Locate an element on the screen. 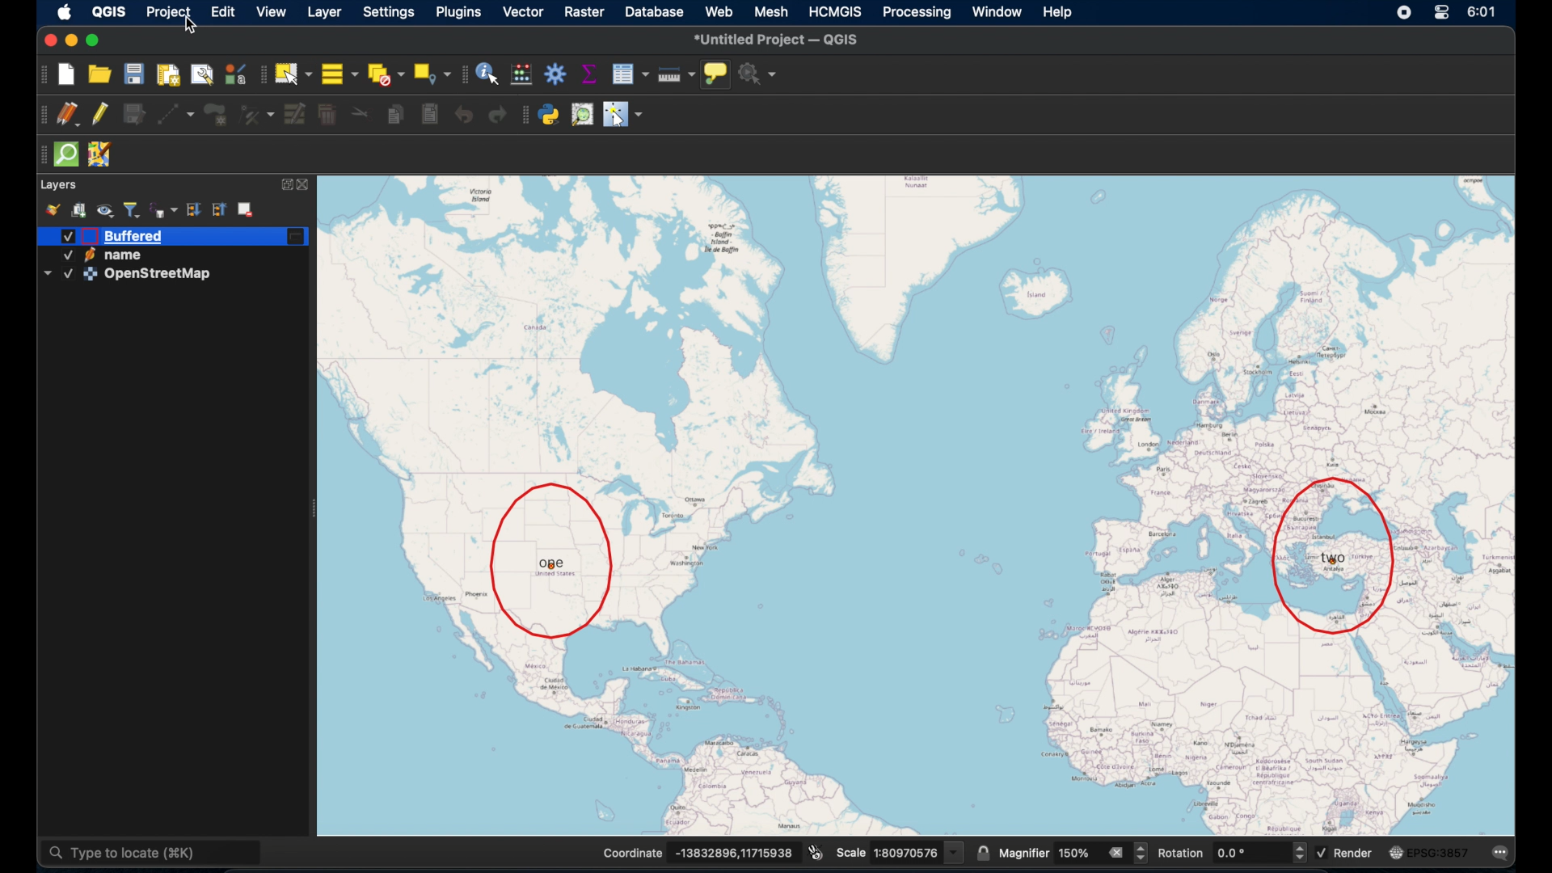 This screenshot has width=1552, height=873. select by single area or click is located at coordinates (292, 73).